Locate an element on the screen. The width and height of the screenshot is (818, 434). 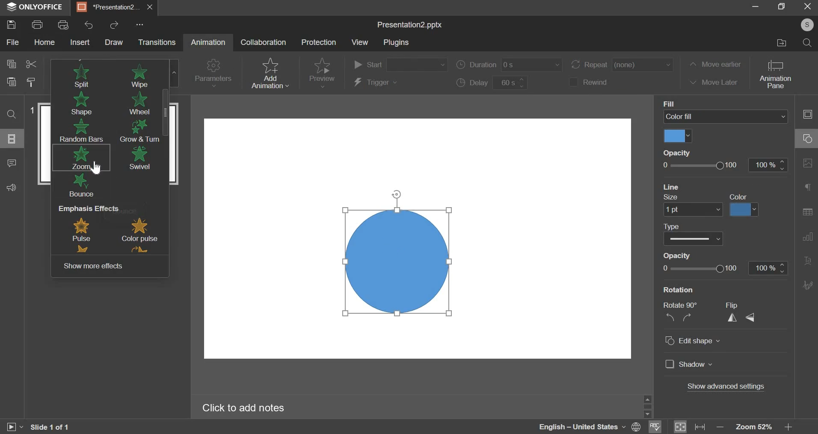
cursor is located at coordinates (97, 169).